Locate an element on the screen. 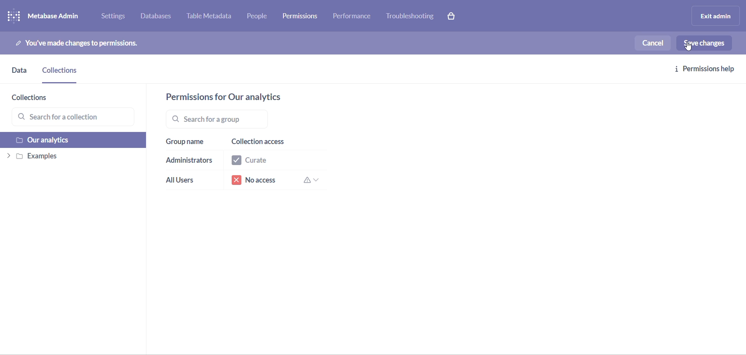 This screenshot has height=355, width=746. text is located at coordinates (82, 43).